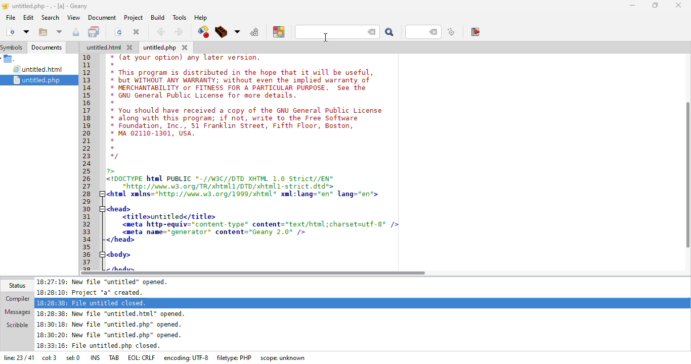 Image resolution: width=691 pixels, height=364 pixels. What do you see at coordinates (99, 347) in the screenshot?
I see `18:33:16: file untitled.php closed.` at bounding box center [99, 347].